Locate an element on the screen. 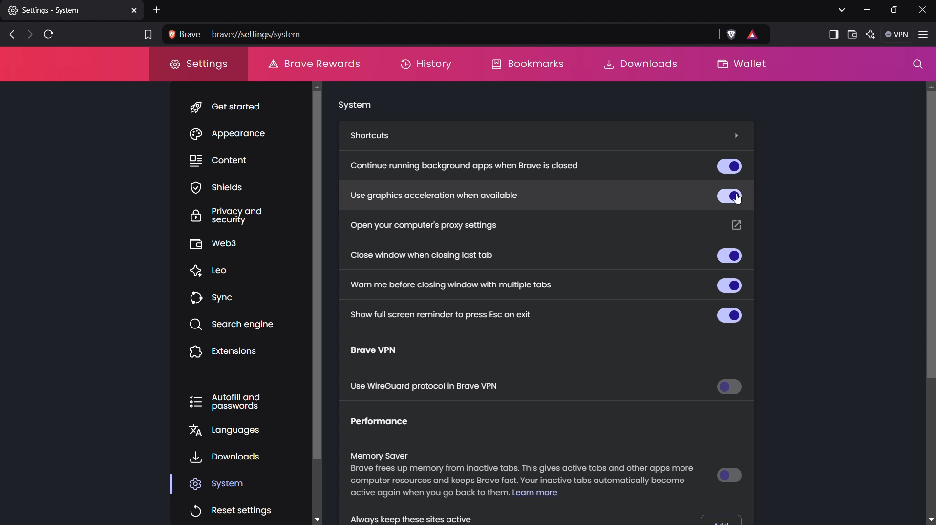  Brave VPN is located at coordinates (384, 352).